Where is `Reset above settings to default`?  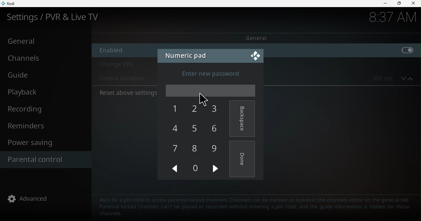 Reset above settings to default is located at coordinates (128, 93).